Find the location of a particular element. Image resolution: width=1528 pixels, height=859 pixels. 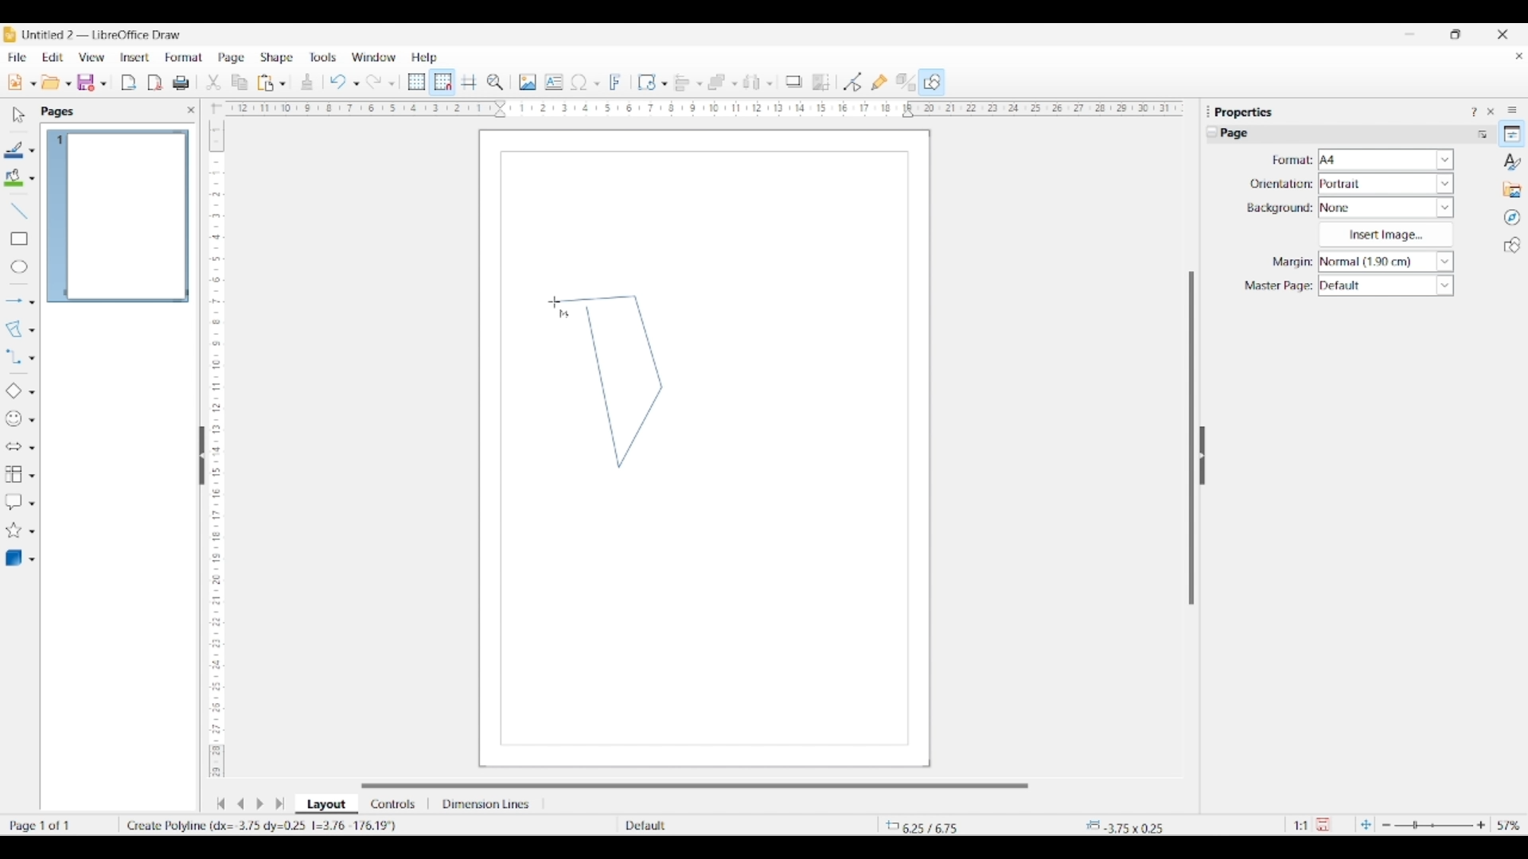

Controls is located at coordinates (395, 804).